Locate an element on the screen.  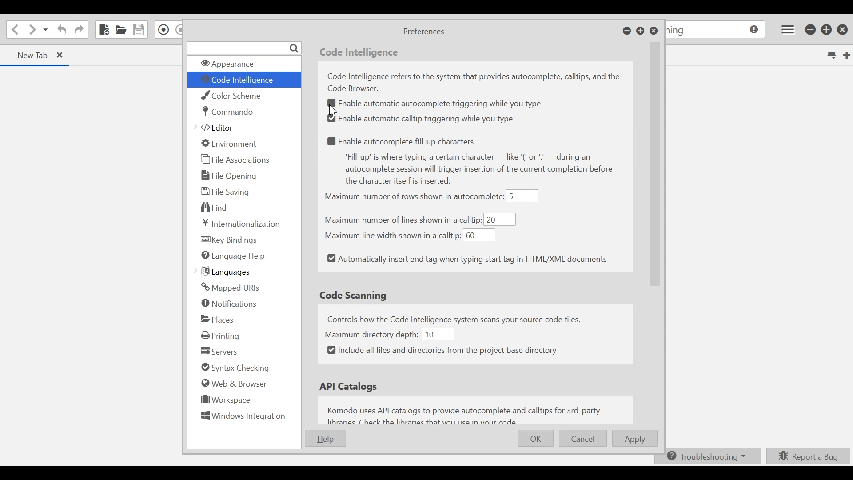
go to anything is located at coordinates (716, 31).